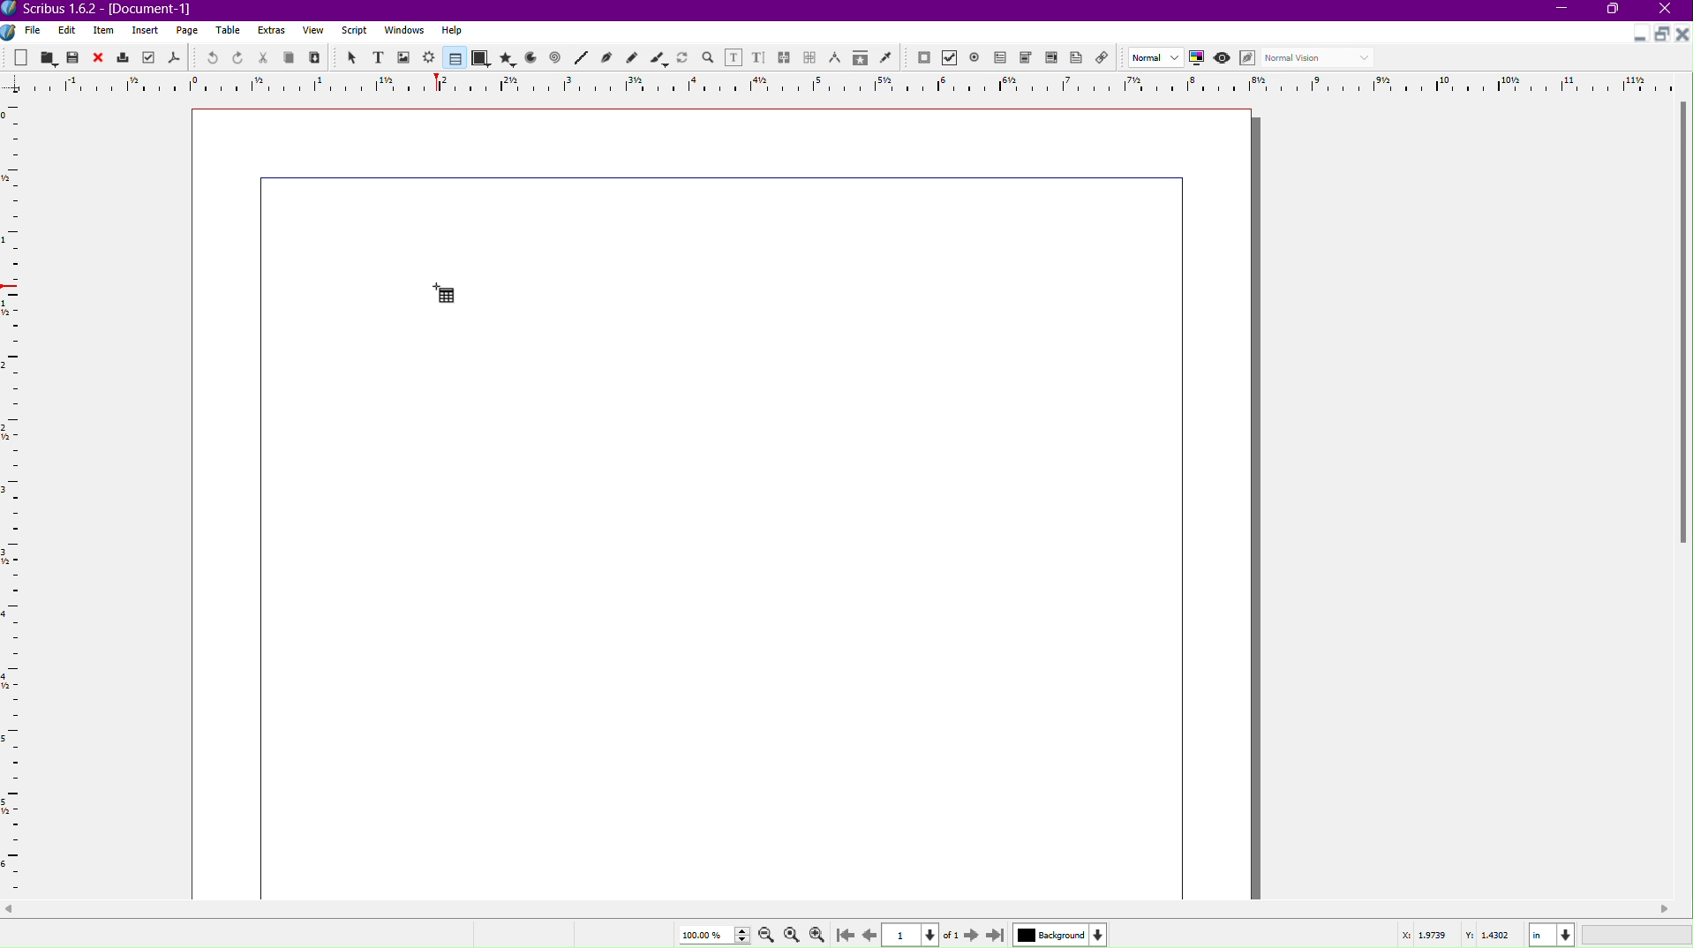 Image resolution: width=1693 pixels, height=948 pixels. I want to click on Page Number, so click(913, 935).